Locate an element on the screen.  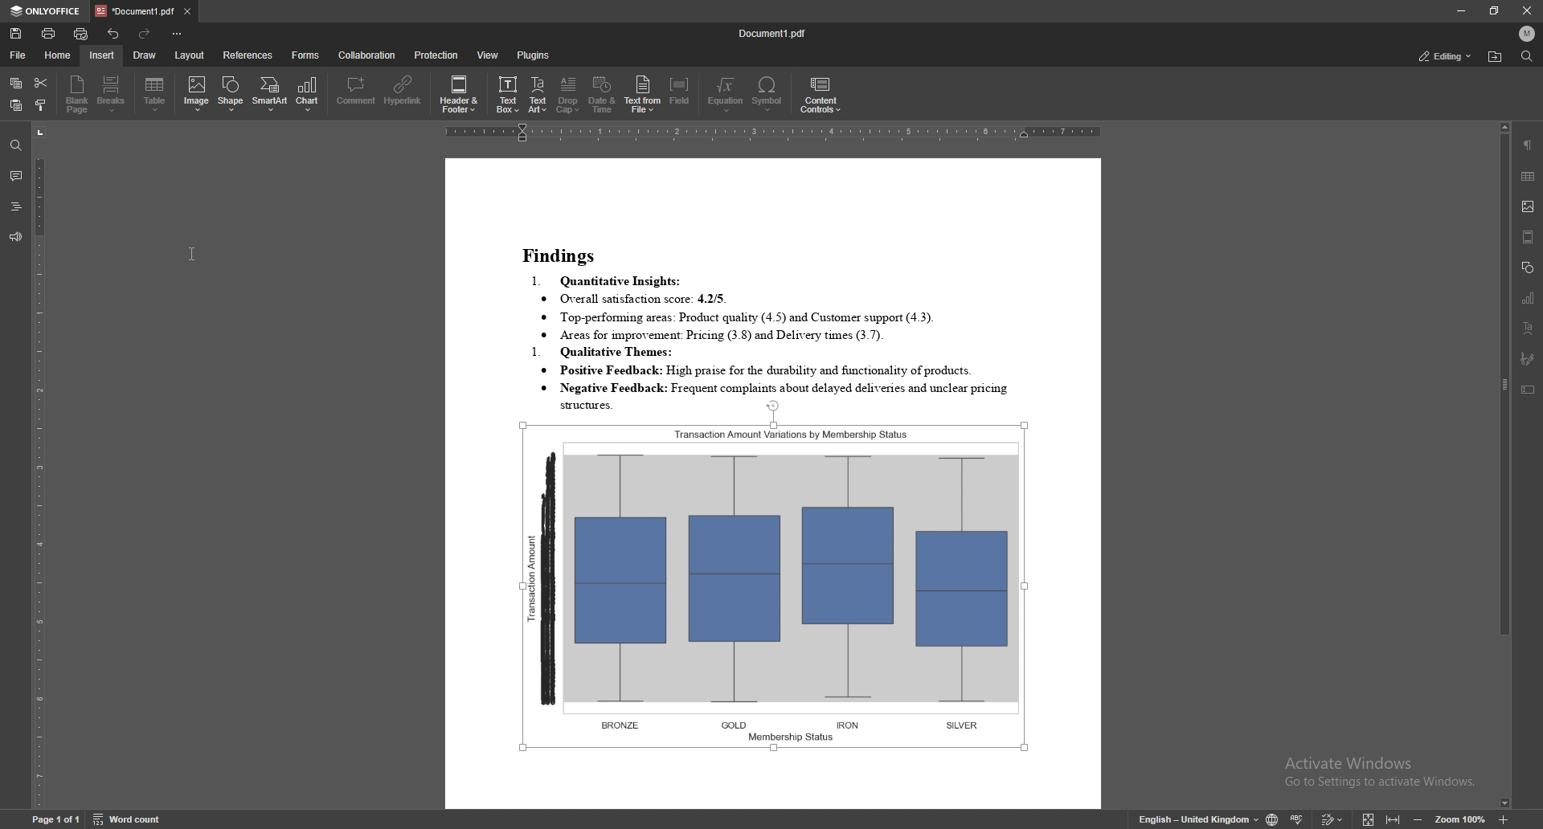
zoom in is located at coordinates (1504, 820).